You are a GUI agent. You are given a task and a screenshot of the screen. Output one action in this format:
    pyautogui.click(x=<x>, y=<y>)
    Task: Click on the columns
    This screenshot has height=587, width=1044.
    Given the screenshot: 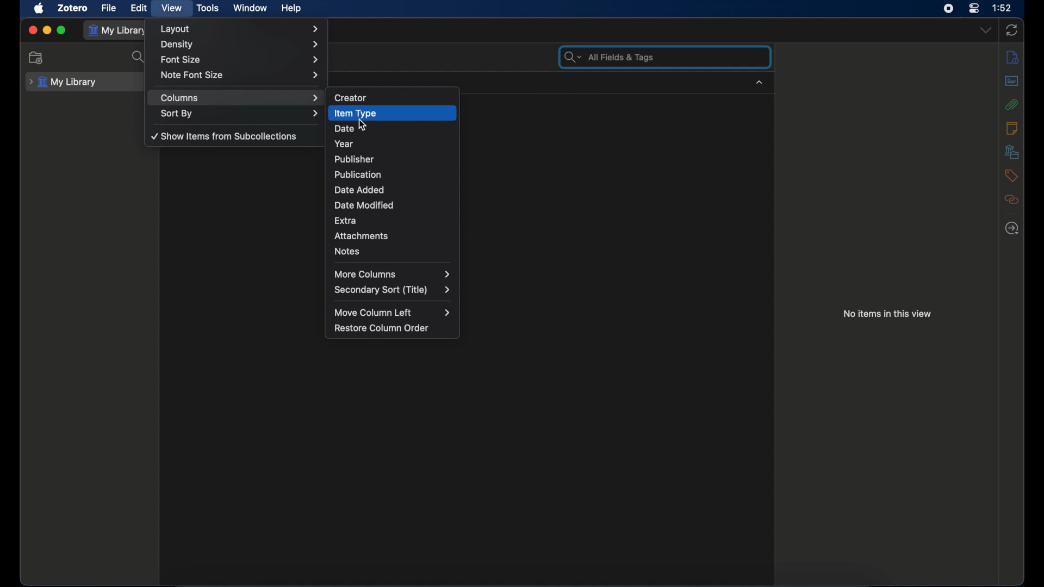 What is the action you would take?
    pyautogui.click(x=240, y=98)
    